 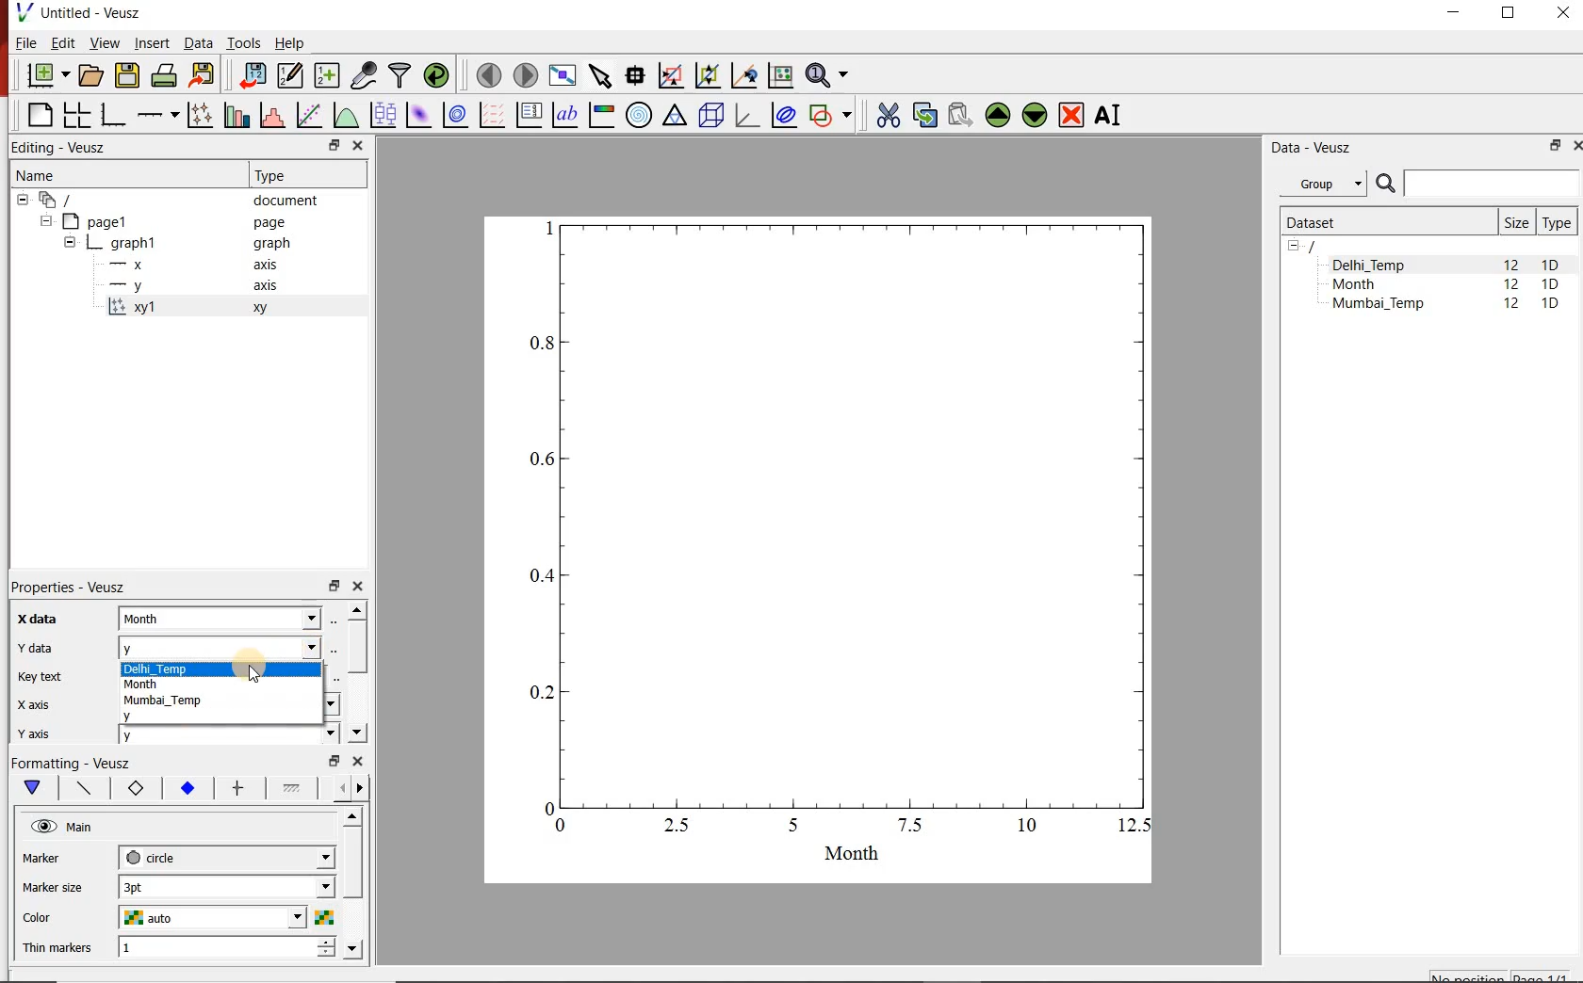 What do you see at coordinates (335, 145) in the screenshot?
I see `restore` at bounding box center [335, 145].